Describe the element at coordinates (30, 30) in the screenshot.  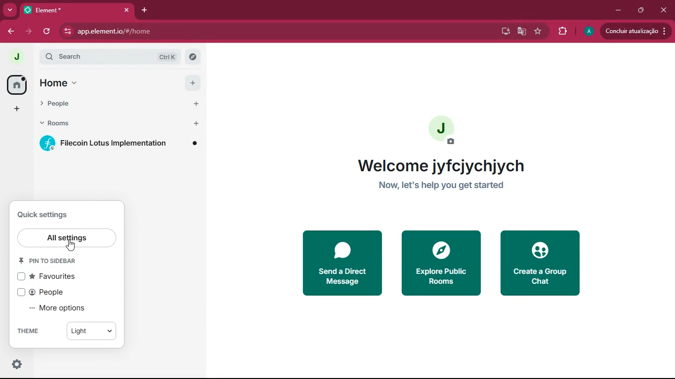
I see `forward` at that location.